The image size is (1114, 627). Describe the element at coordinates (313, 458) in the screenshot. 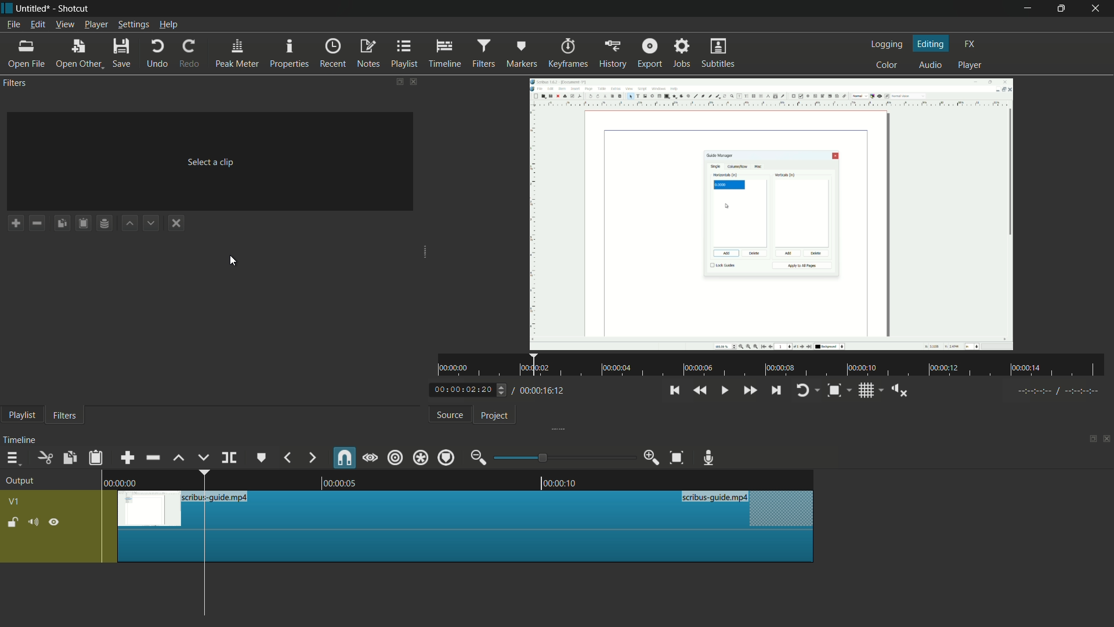

I see `next marker` at that location.